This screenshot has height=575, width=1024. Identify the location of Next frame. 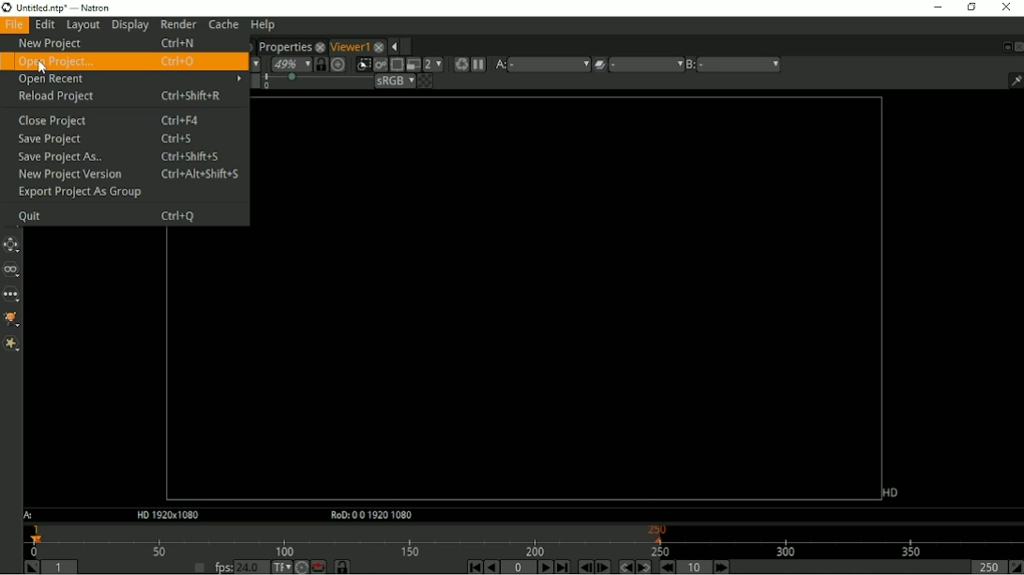
(603, 567).